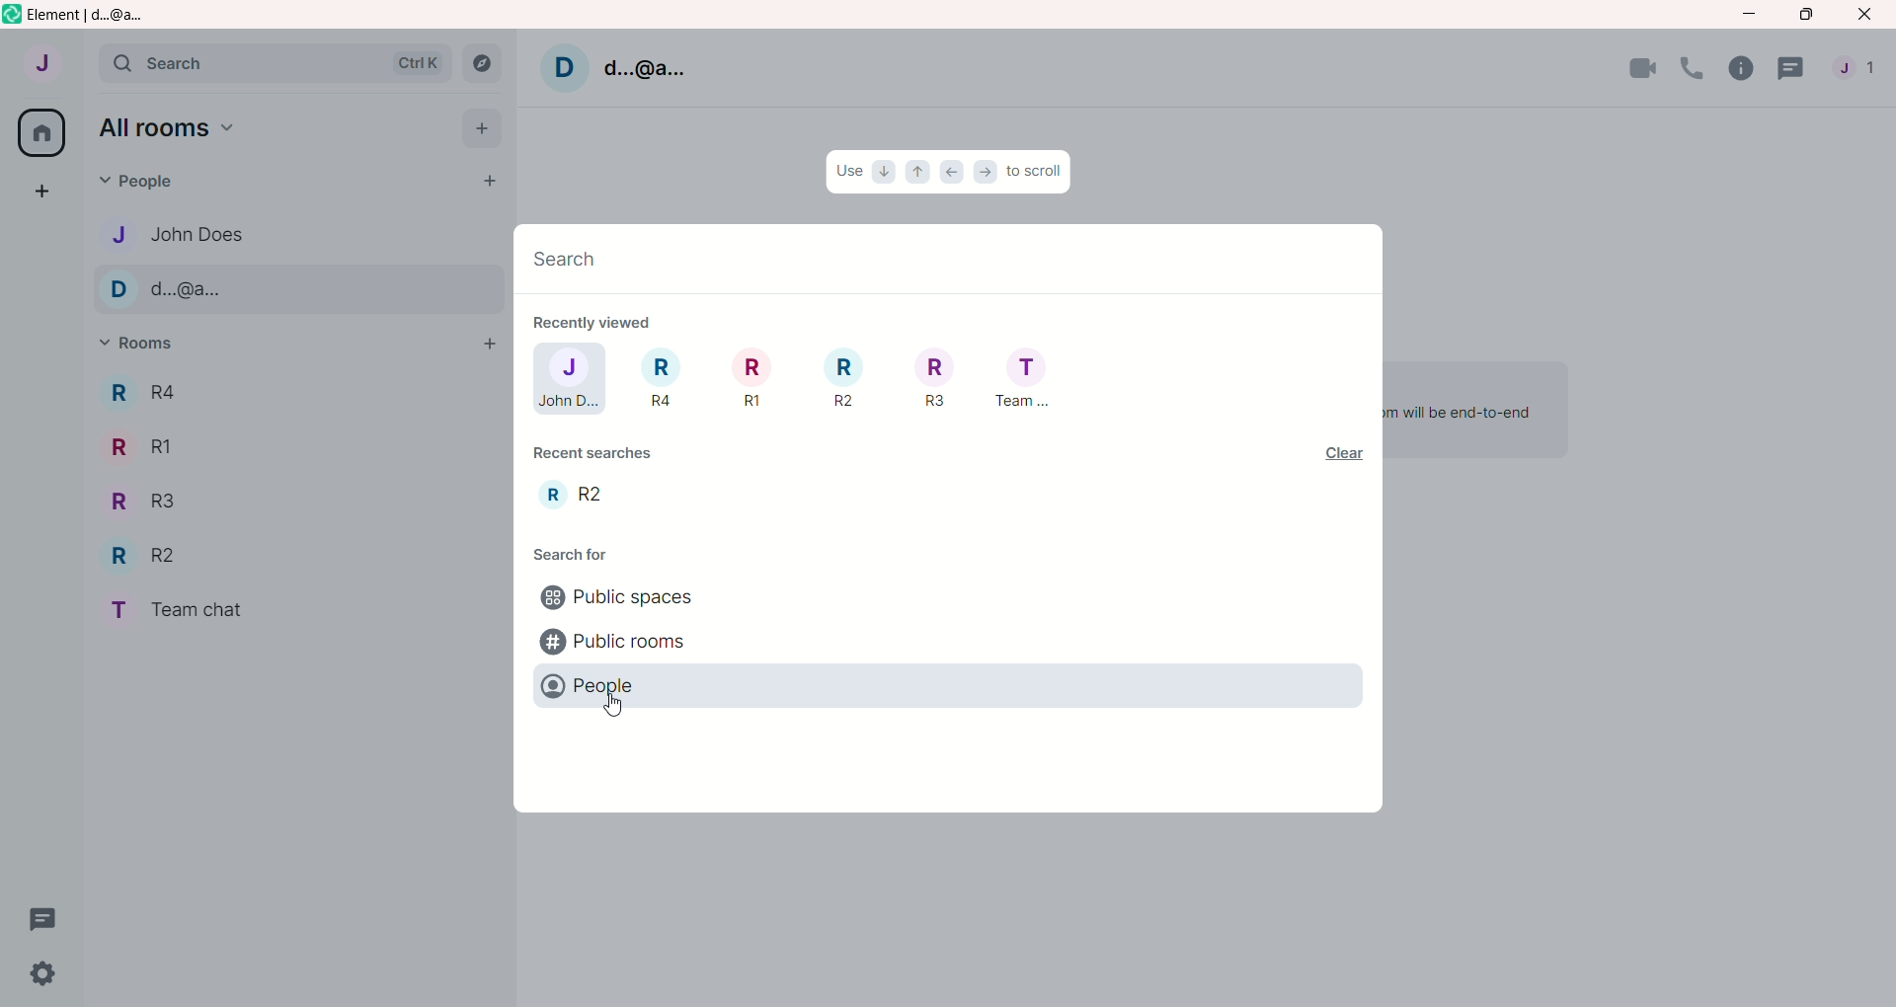  What do you see at coordinates (1036, 170) in the screenshot?
I see `to scroll` at bounding box center [1036, 170].